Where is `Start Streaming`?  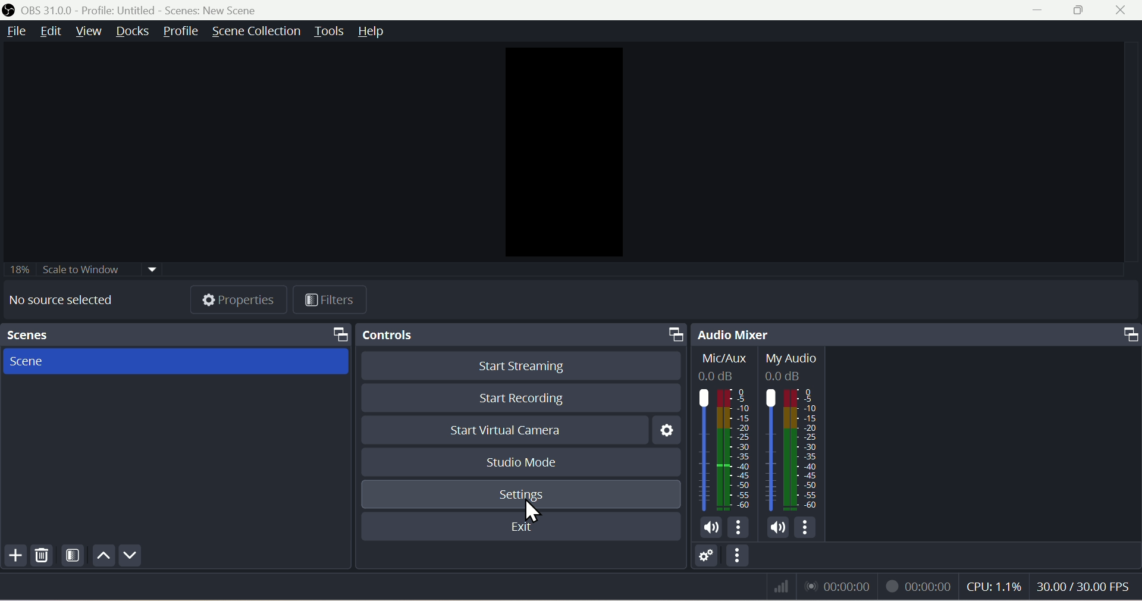 Start Streaming is located at coordinates (520, 364).